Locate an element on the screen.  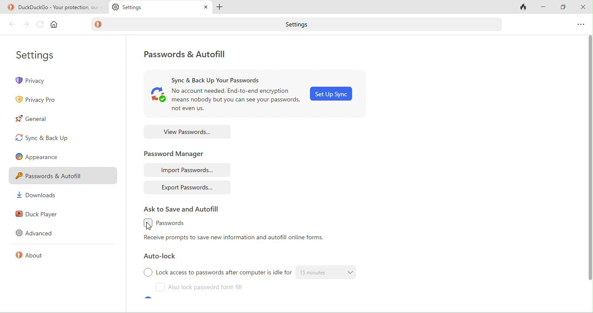
duckduck go logo is located at coordinates (102, 26).